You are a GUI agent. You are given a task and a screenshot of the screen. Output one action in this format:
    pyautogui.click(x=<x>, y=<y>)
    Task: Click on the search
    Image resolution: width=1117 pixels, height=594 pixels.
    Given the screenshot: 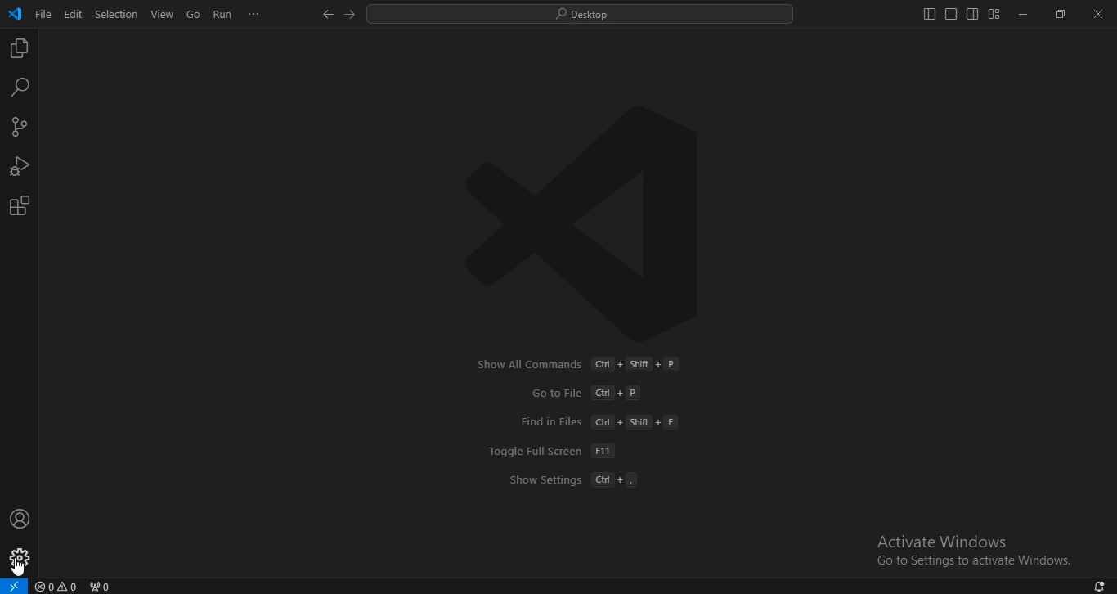 What is the action you would take?
    pyautogui.click(x=584, y=16)
    